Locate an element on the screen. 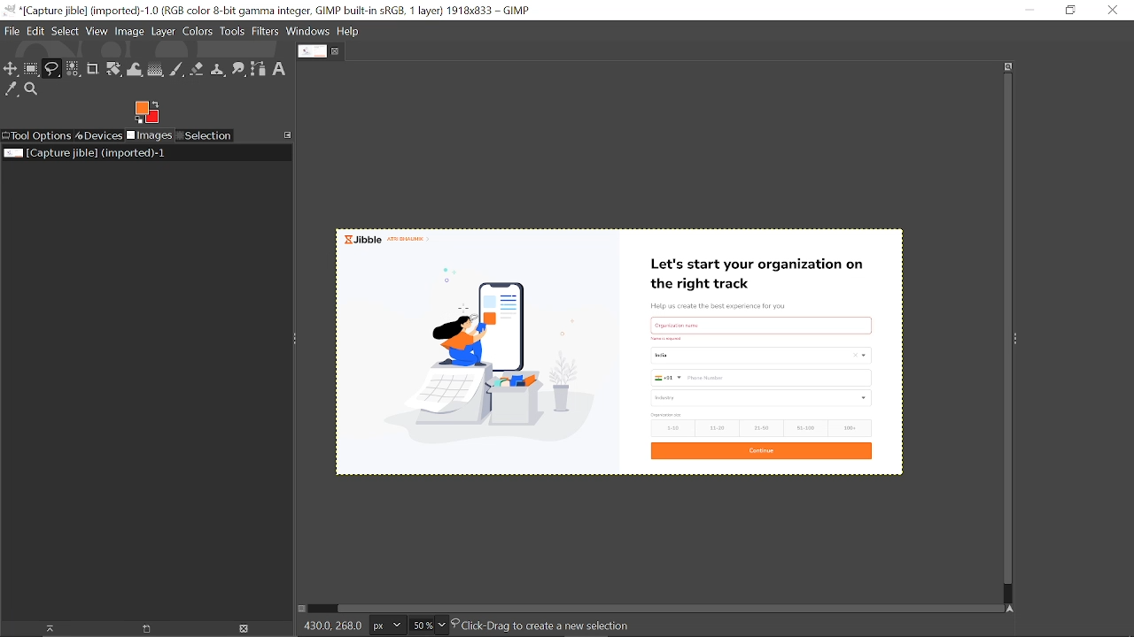 The width and height of the screenshot is (1134, 637). Windows is located at coordinates (309, 33).